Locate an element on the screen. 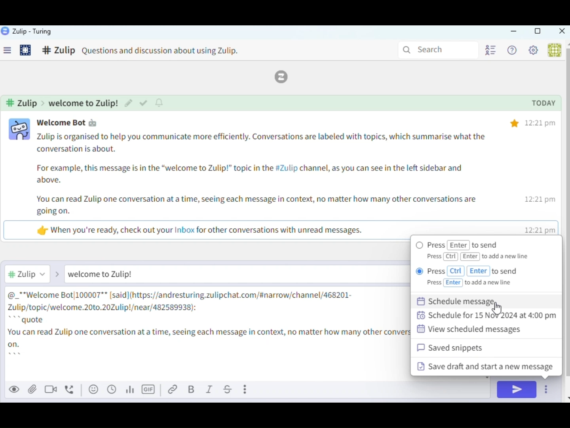 The image size is (570, 428). Cursor is located at coordinates (500, 307).